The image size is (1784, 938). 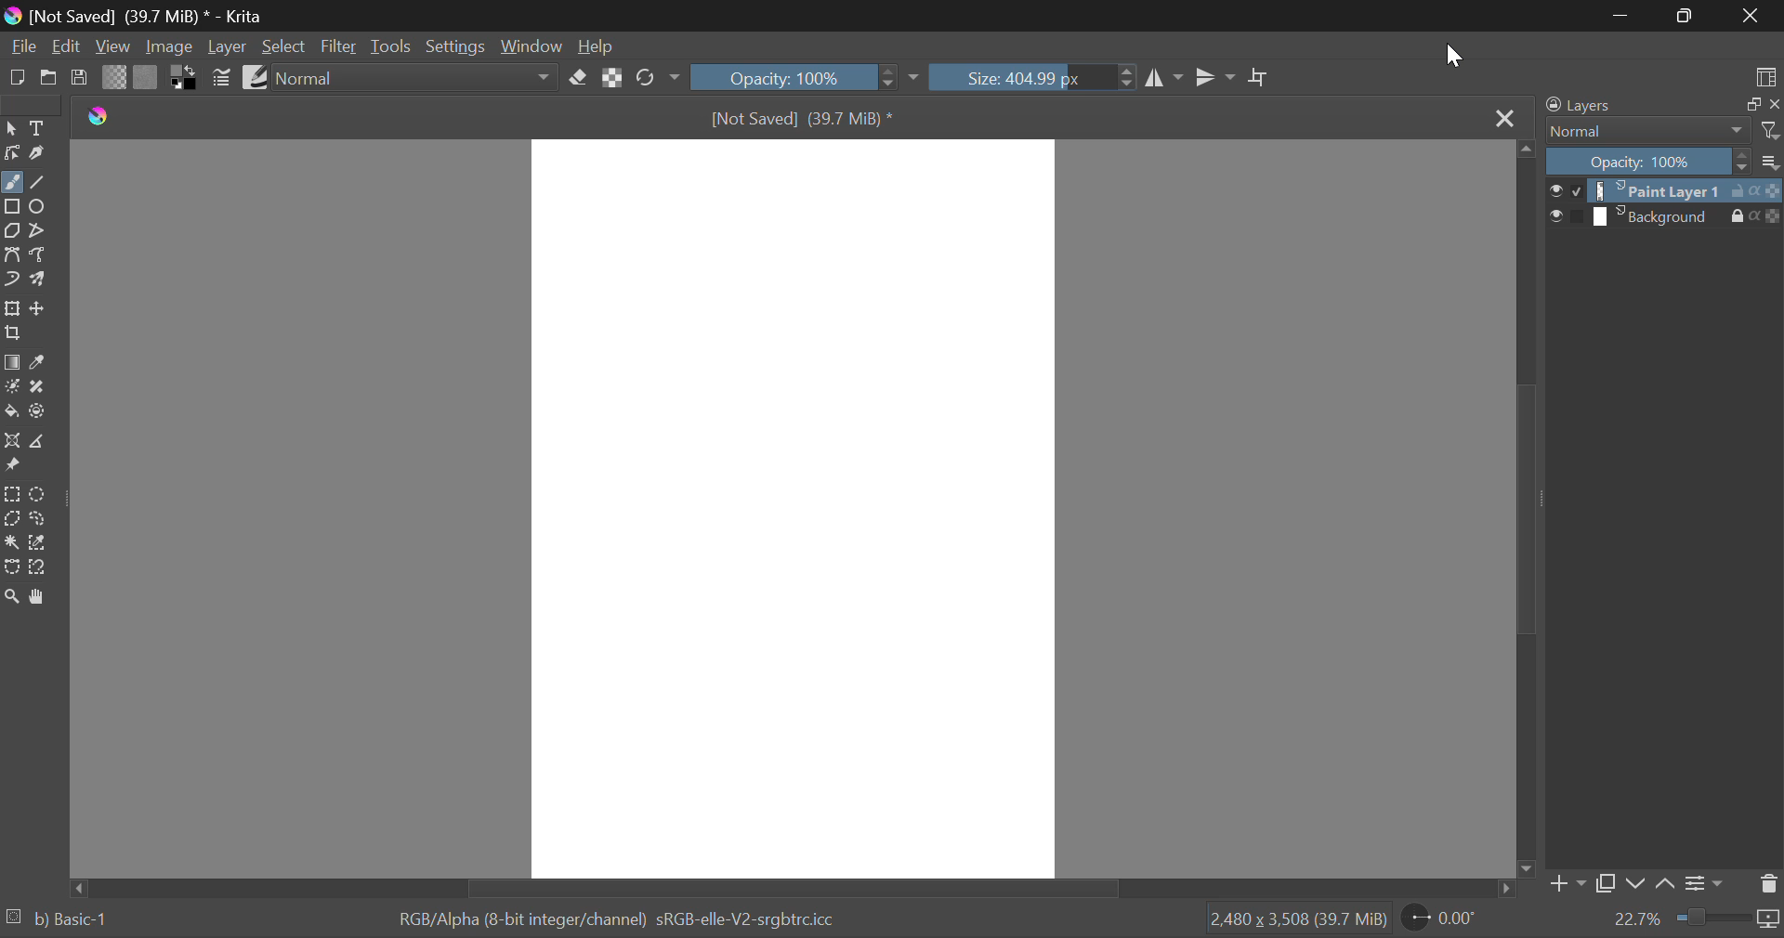 I want to click on Page Rotation, so click(x=1438, y=919).